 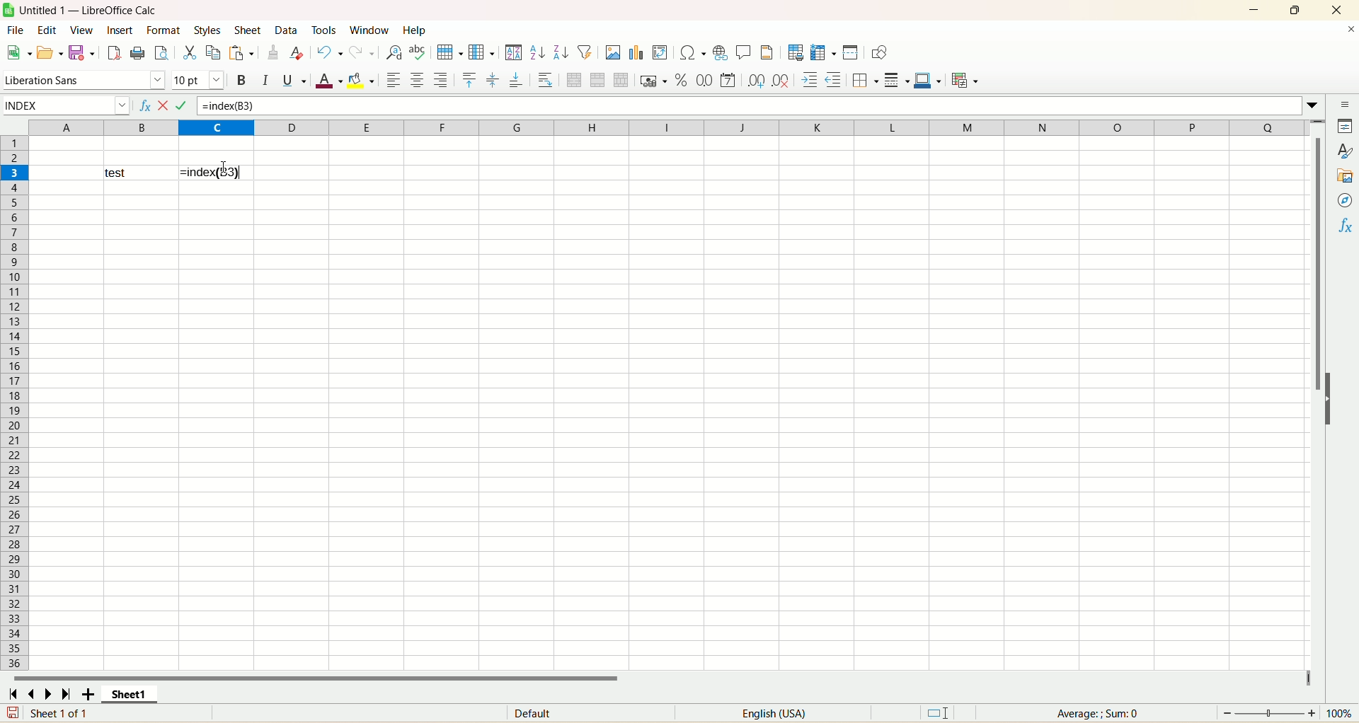 I want to click on align top, so click(x=469, y=80).